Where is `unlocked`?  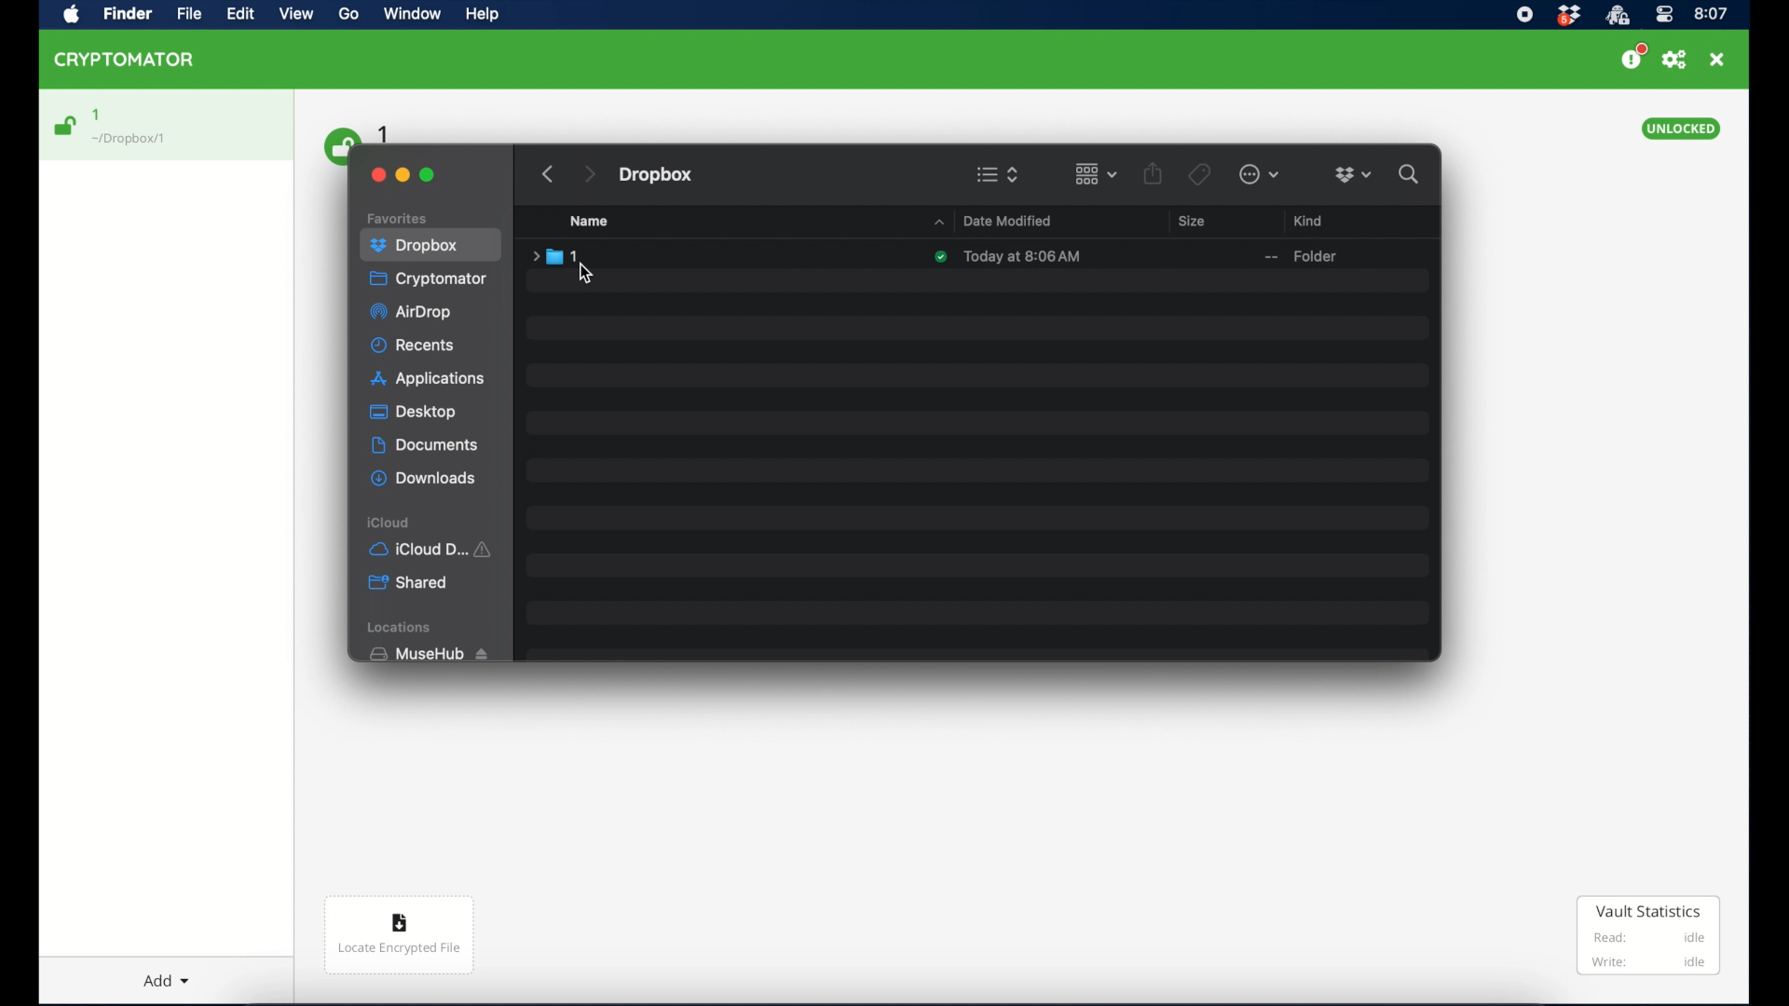 unlocked is located at coordinates (1682, 129).